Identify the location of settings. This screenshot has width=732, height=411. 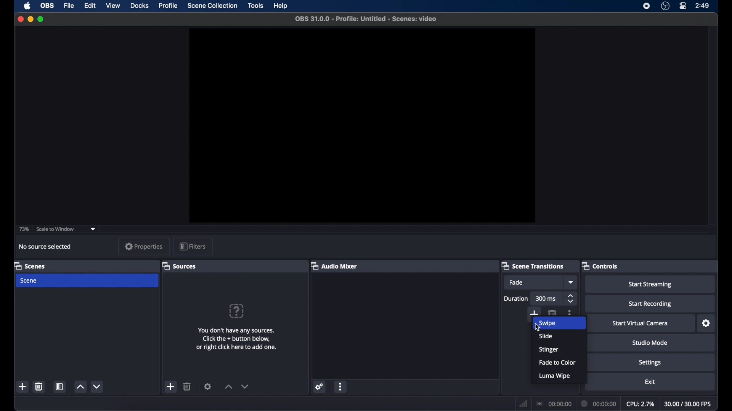
(207, 386).